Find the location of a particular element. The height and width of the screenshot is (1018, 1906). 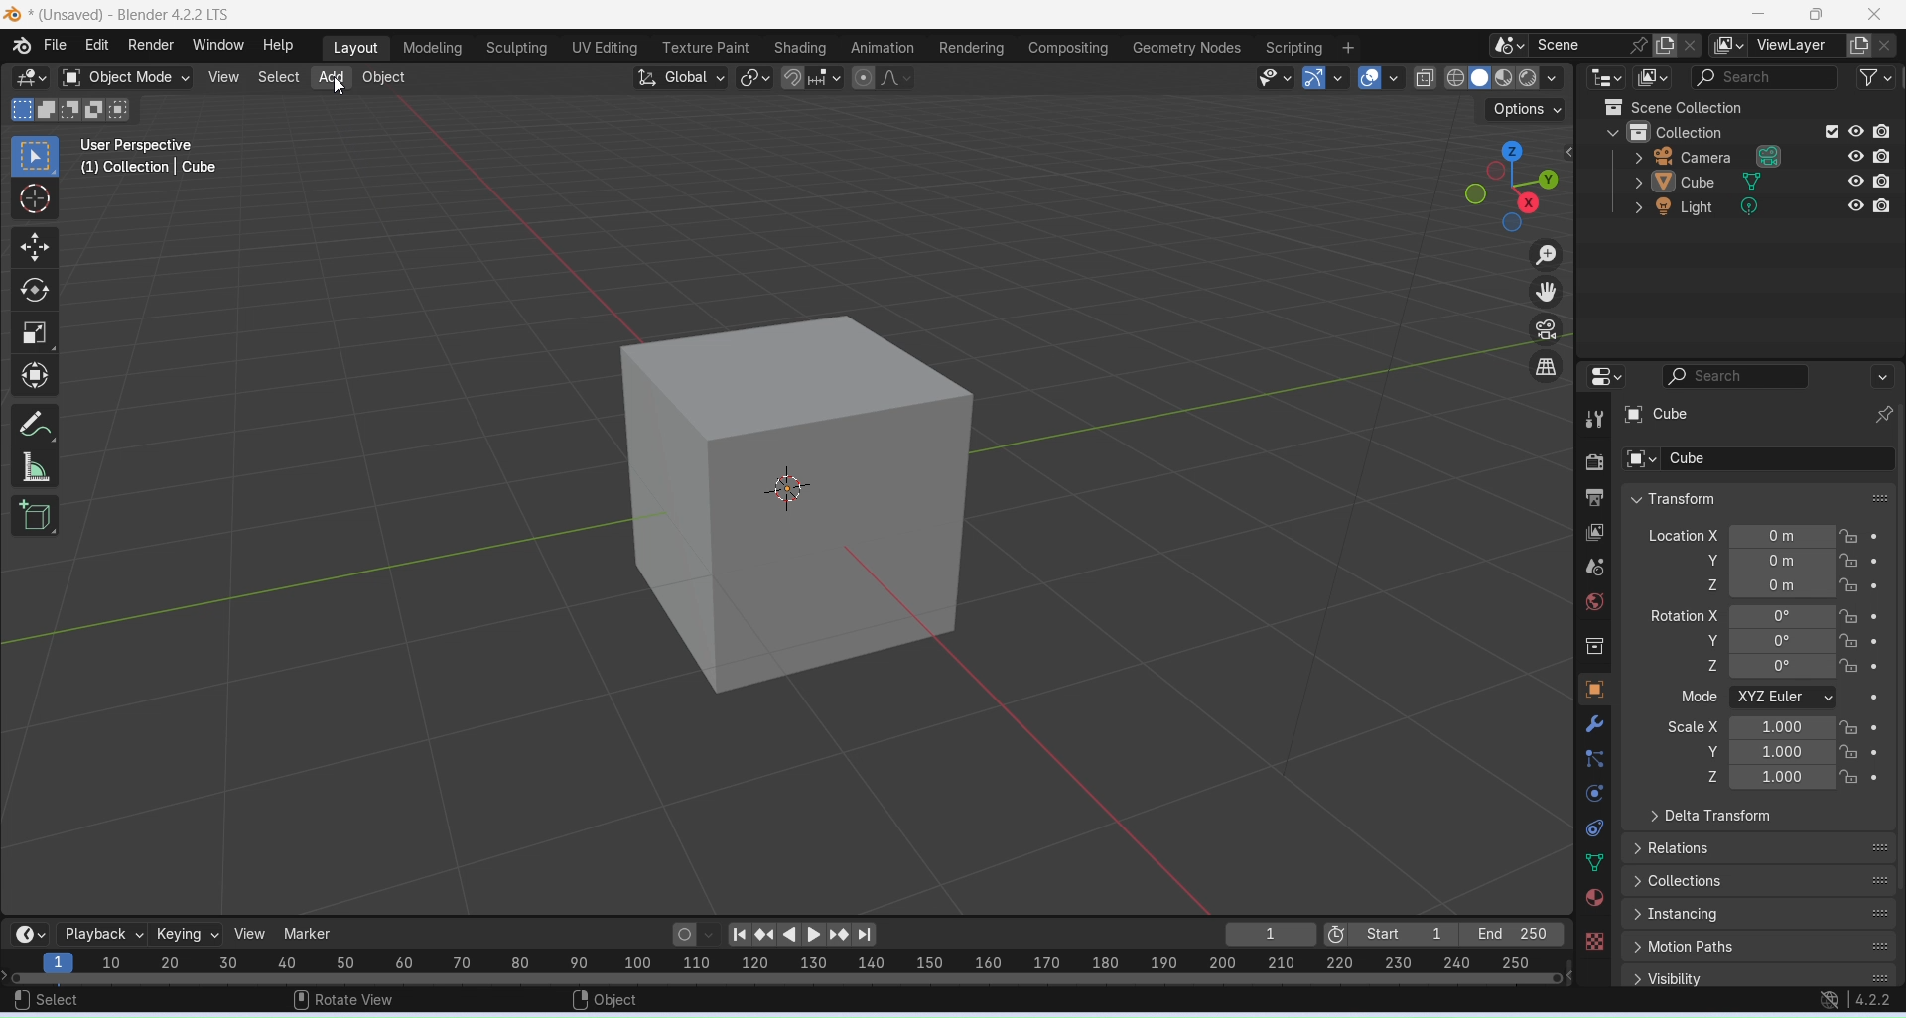

View is located at coordinates (250, 934).